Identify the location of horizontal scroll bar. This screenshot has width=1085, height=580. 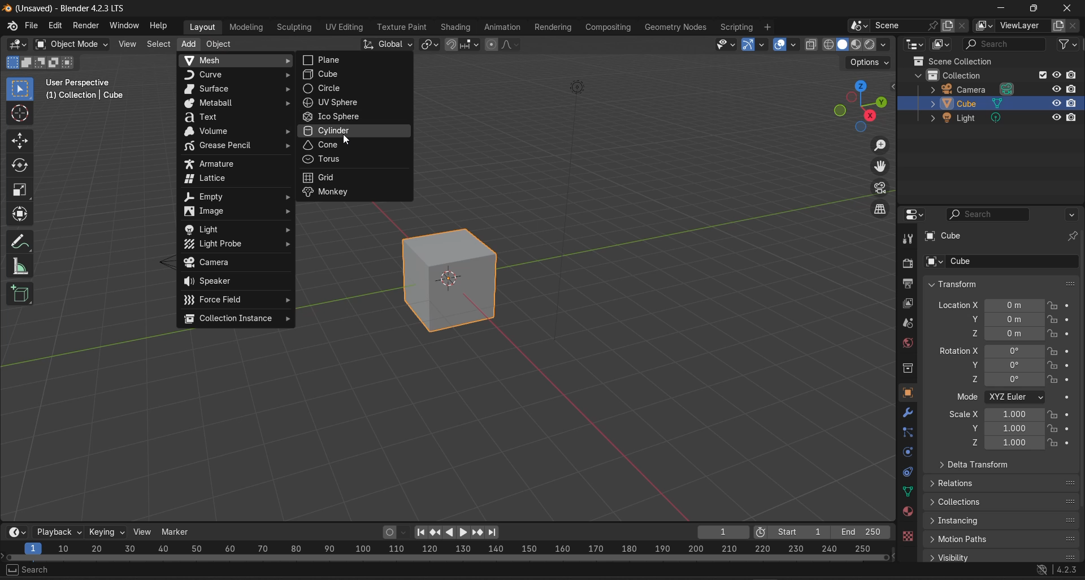
(447, 557).